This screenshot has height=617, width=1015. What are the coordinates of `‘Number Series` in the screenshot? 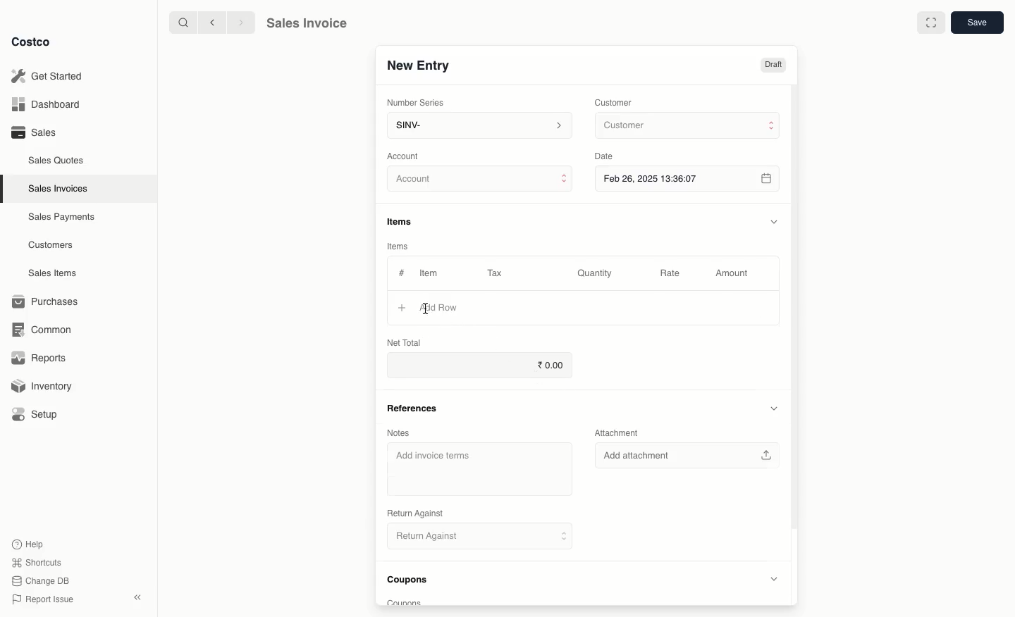 It's located at (413, 103).